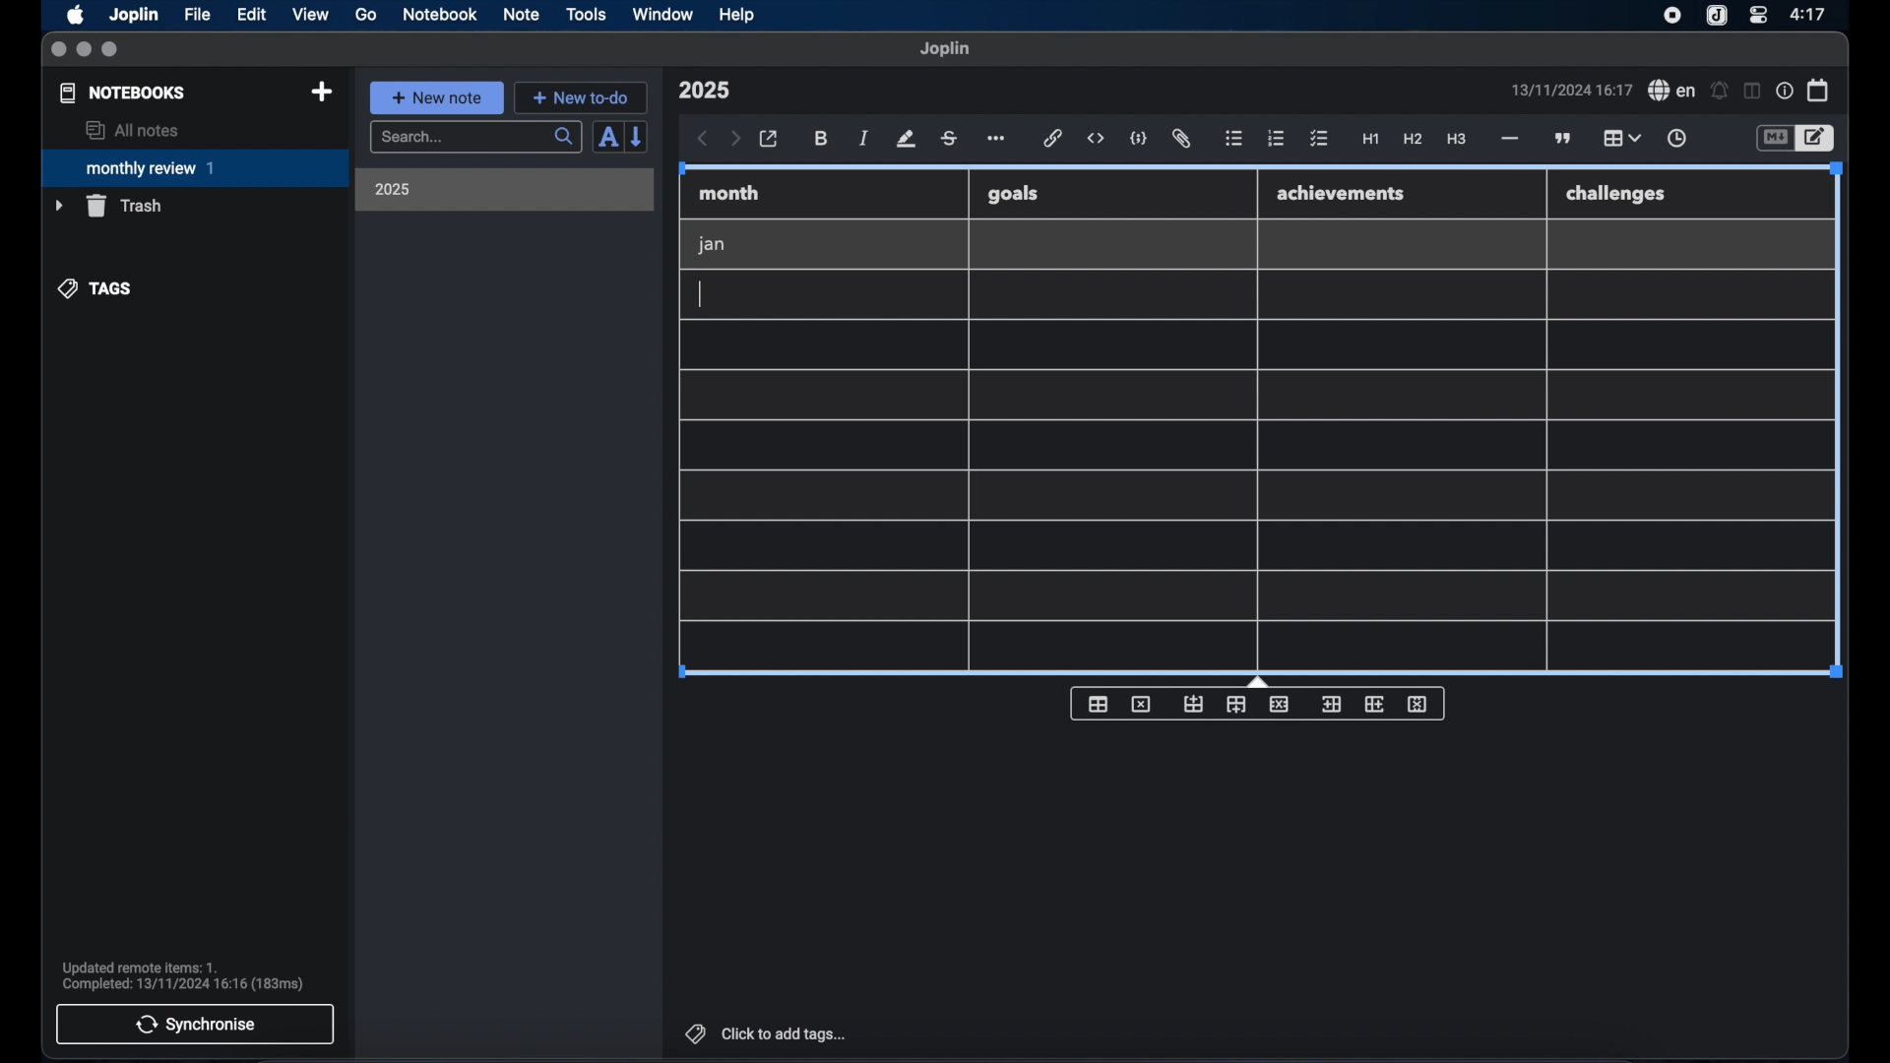 This screenshot has height=1063, width=1890. What do you see at coordinates (1785, 92) in the screenshot?
I see `note properties` at bounding box center [1785, 92].